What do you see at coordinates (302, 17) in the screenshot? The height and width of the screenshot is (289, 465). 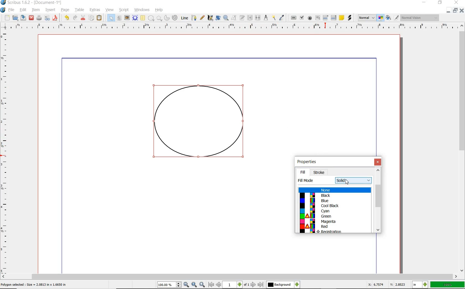 I see `PDF CHECK BOX` at bounding box center [302, 17].